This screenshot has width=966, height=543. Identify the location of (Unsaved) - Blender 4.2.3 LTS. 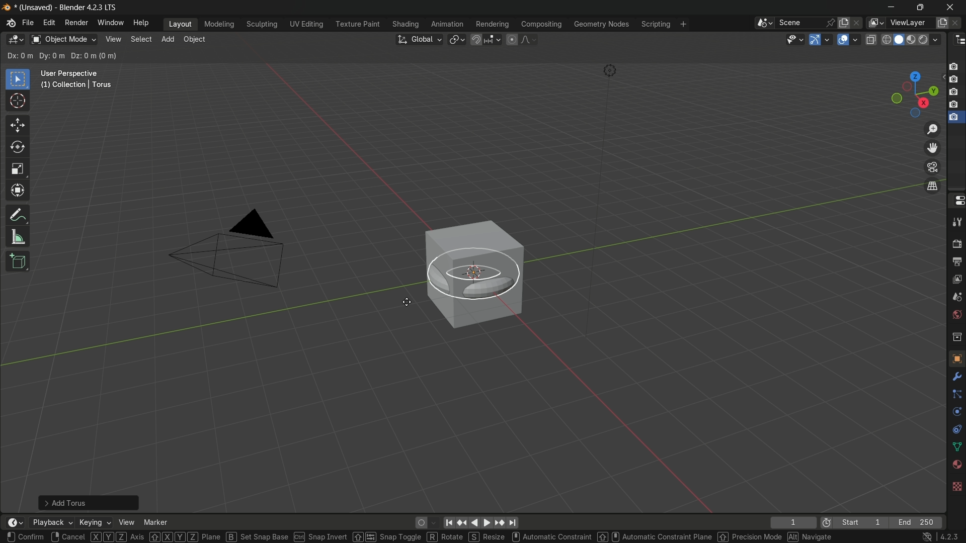
(64, 8).